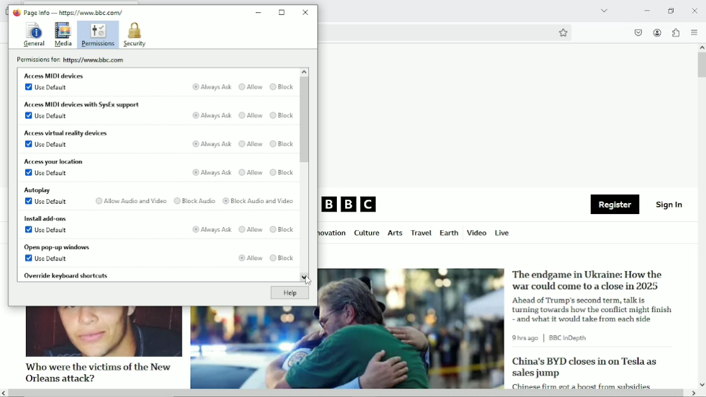  I want to click on Culture, so click(367, 233).